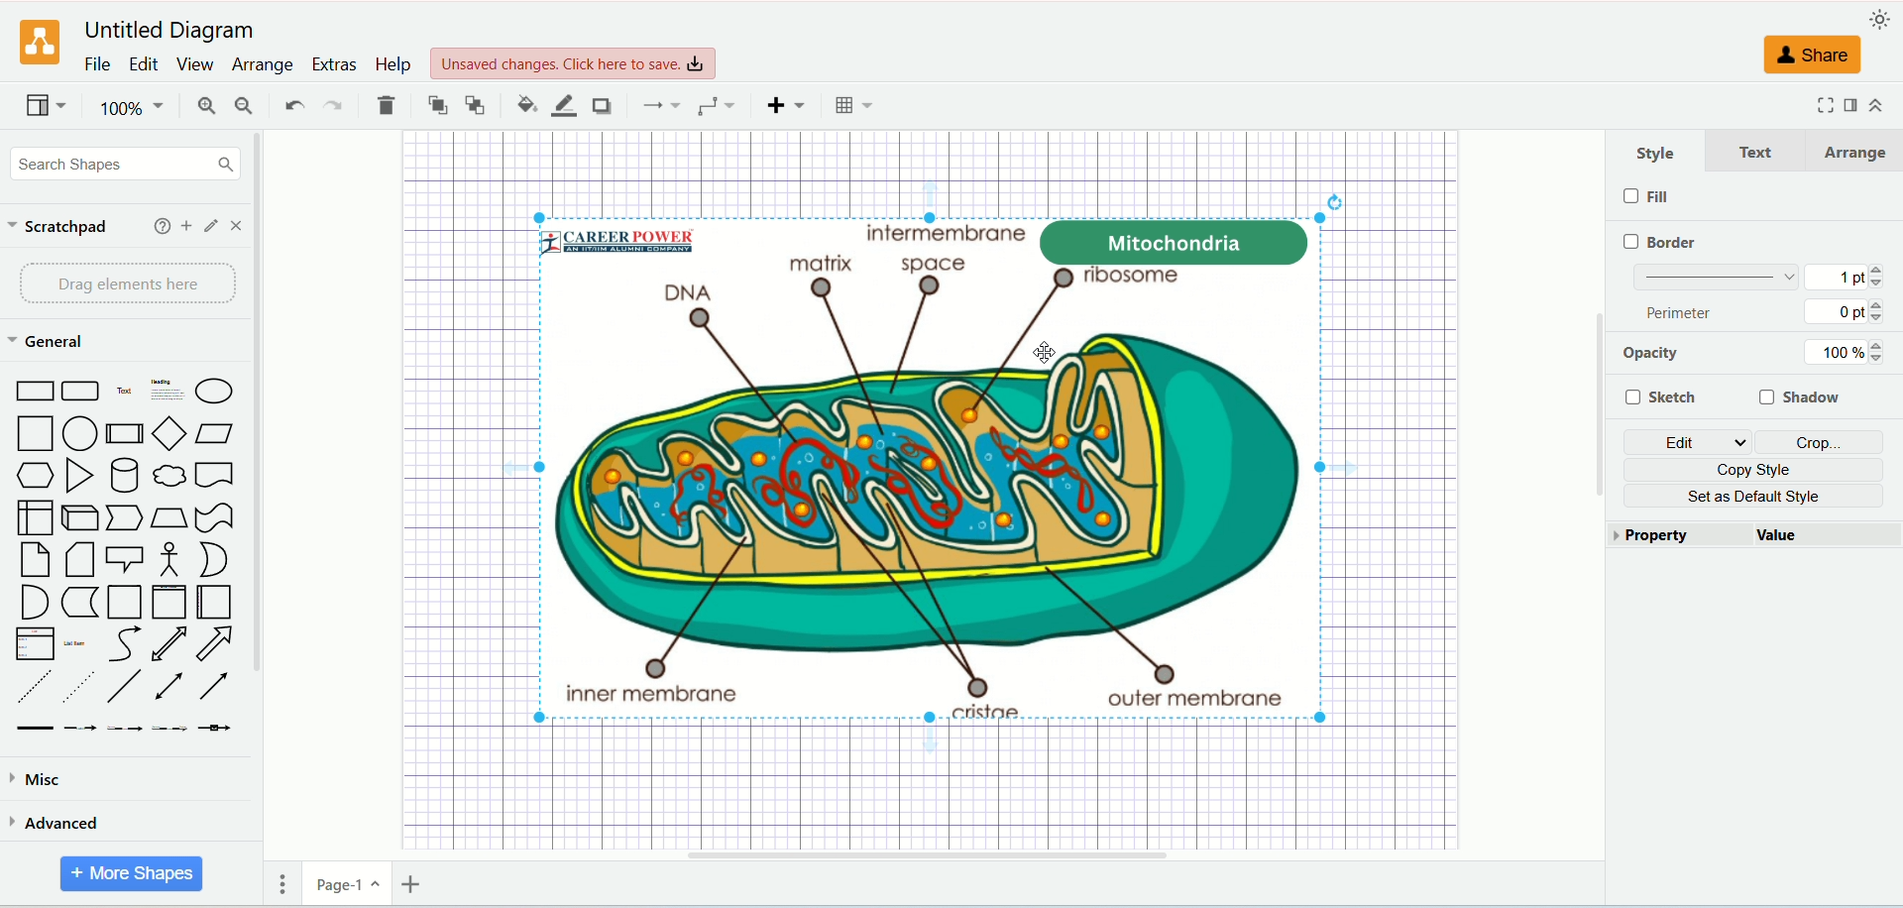 Image resolution: width=1903 pixels, height=908 pixels. Describe the element at coordinates (1679, 537) in the screenshot. I see `property` at that location.